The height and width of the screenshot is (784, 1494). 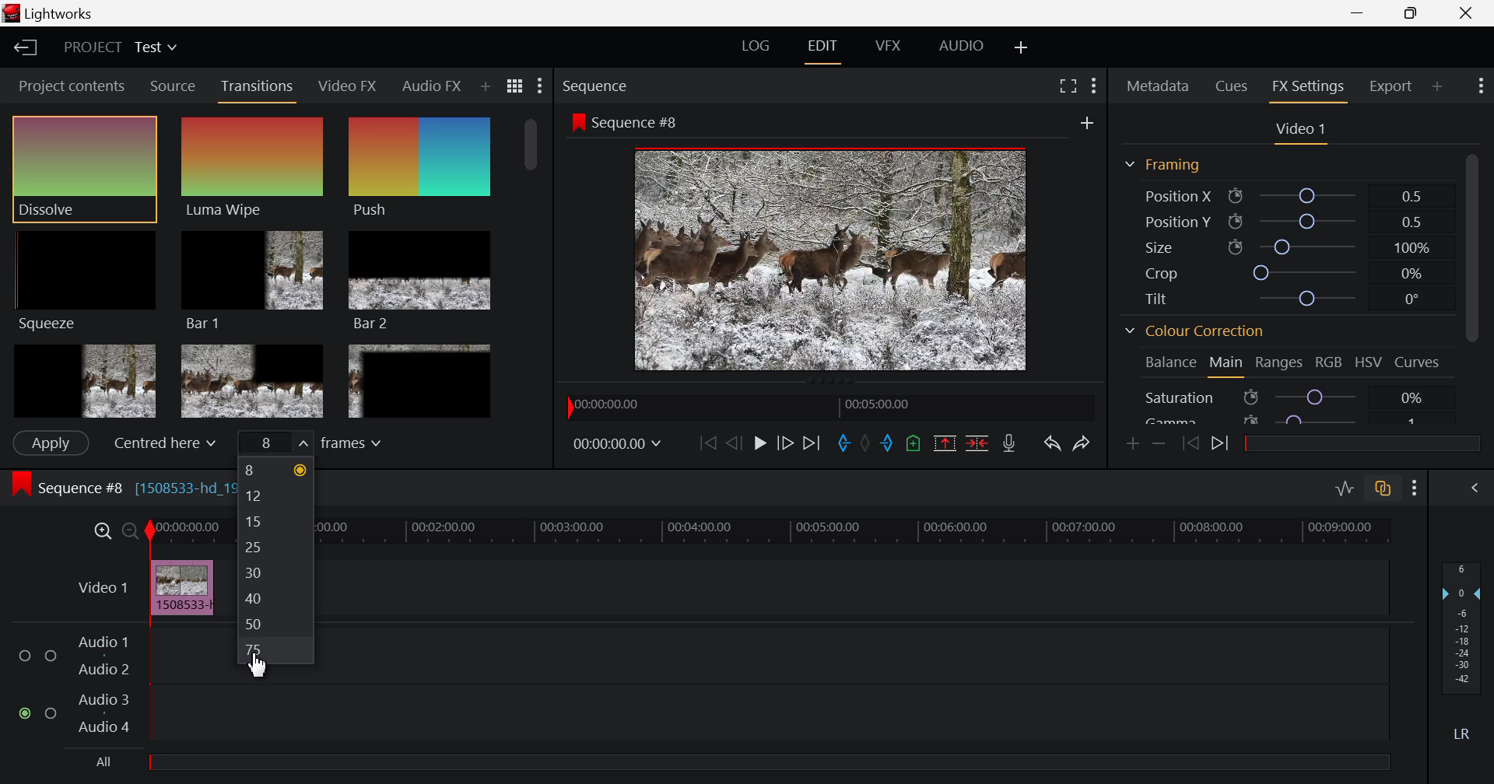 I want to click on To Start, so click(x=706, y=443).